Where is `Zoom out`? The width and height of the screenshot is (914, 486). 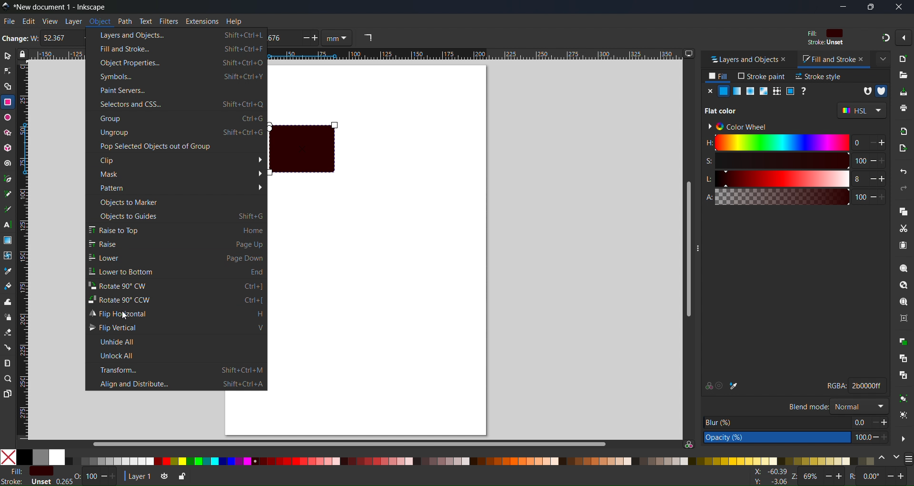 Zoom out is located at coordinates (829, 476).